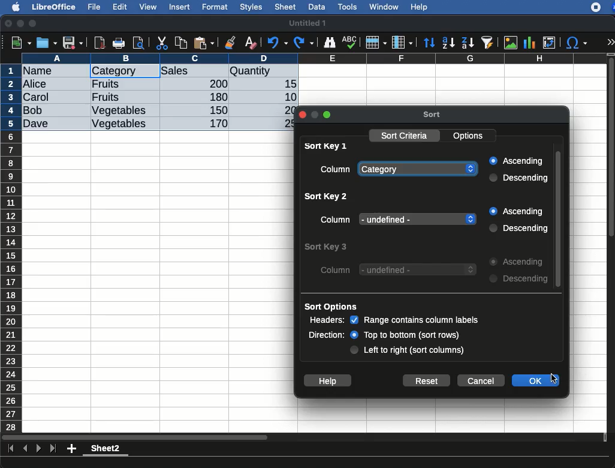  Describe the element at coordinates (326, 247) in the screenshot. I see `sort key 3` at that location.